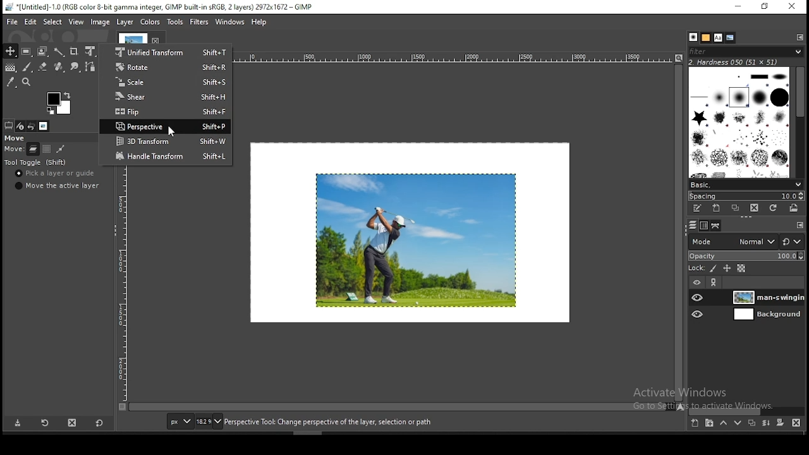  Describe the element at coordinates (210, 421) in the screenshot. I see `zoom status` at that location.